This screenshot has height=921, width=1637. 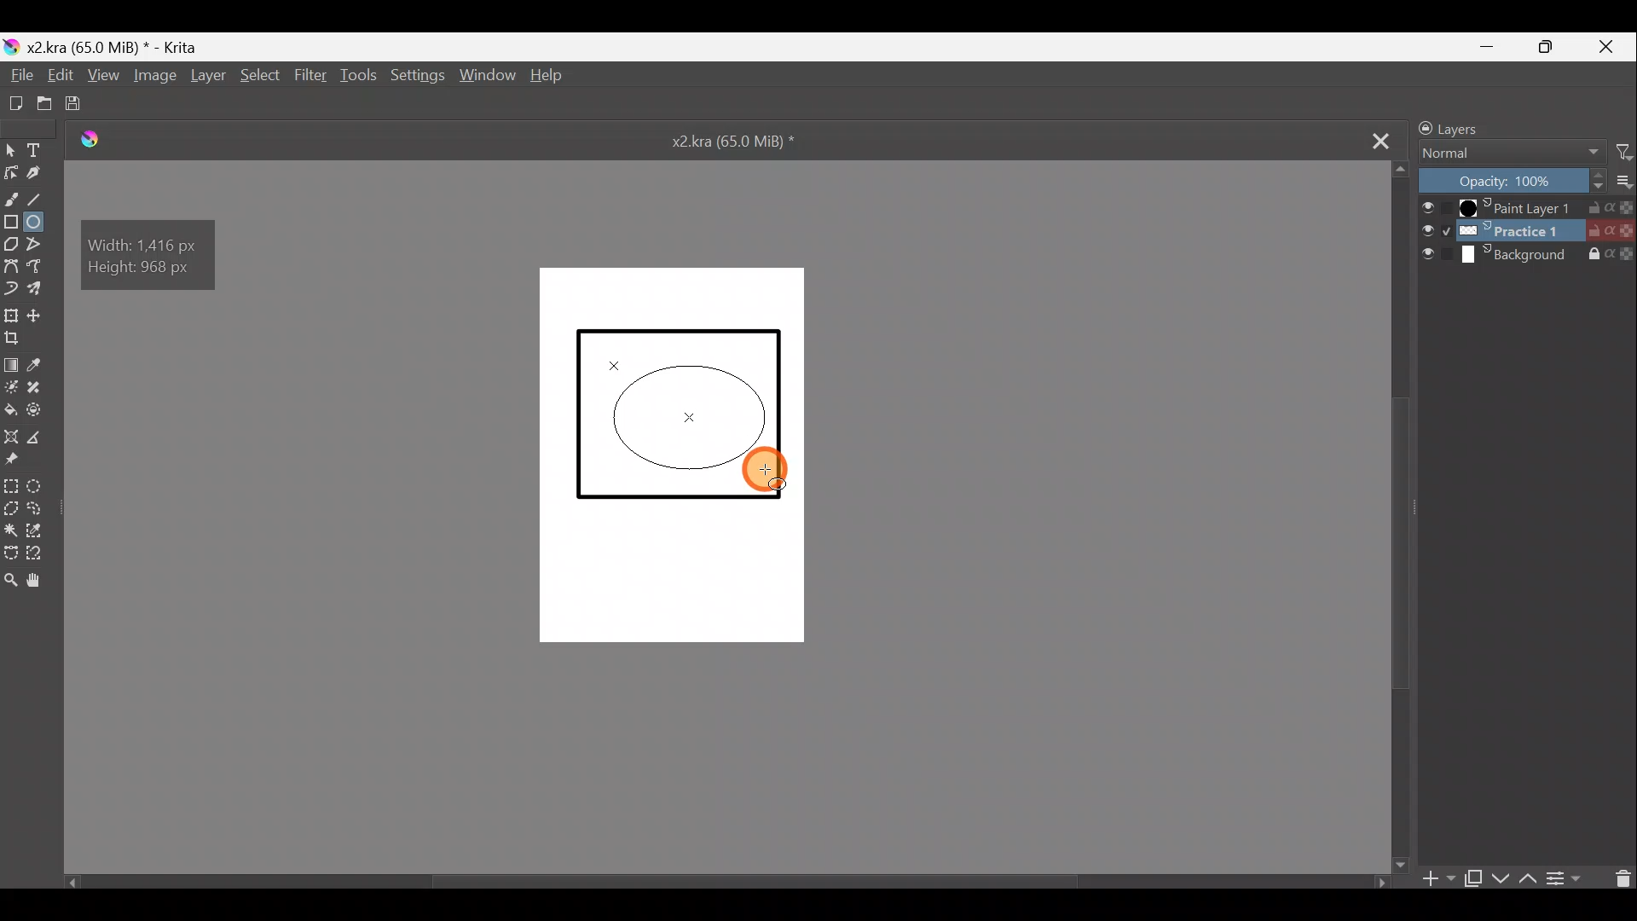 I want to click on Transform a layer/selection, so click(x=14, y=315).